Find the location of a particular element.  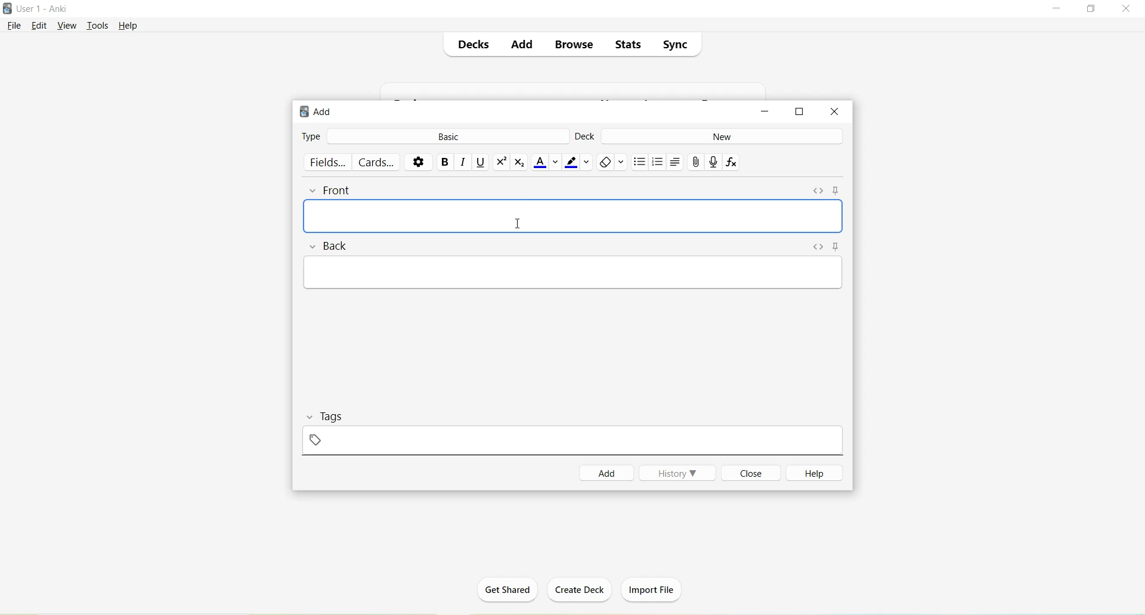

Toggle HTML Editor is located at coordinates (818, 191).